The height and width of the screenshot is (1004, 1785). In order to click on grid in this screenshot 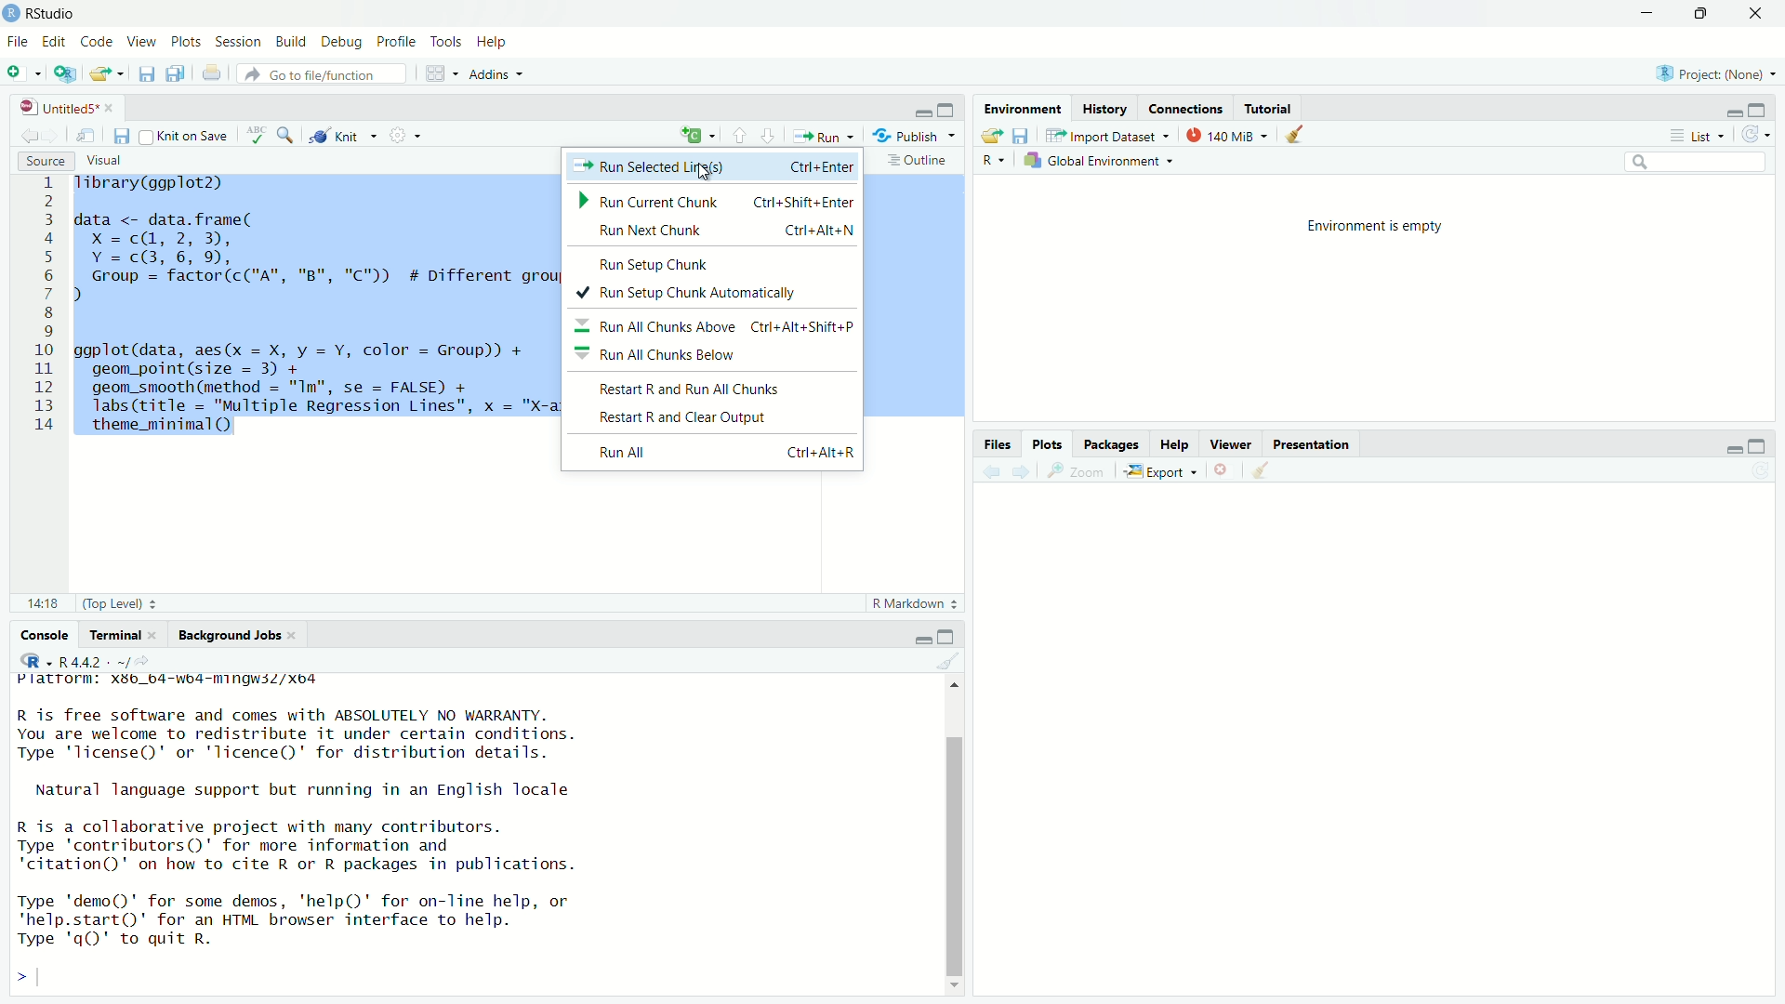, I will do `click(438, 75)`.